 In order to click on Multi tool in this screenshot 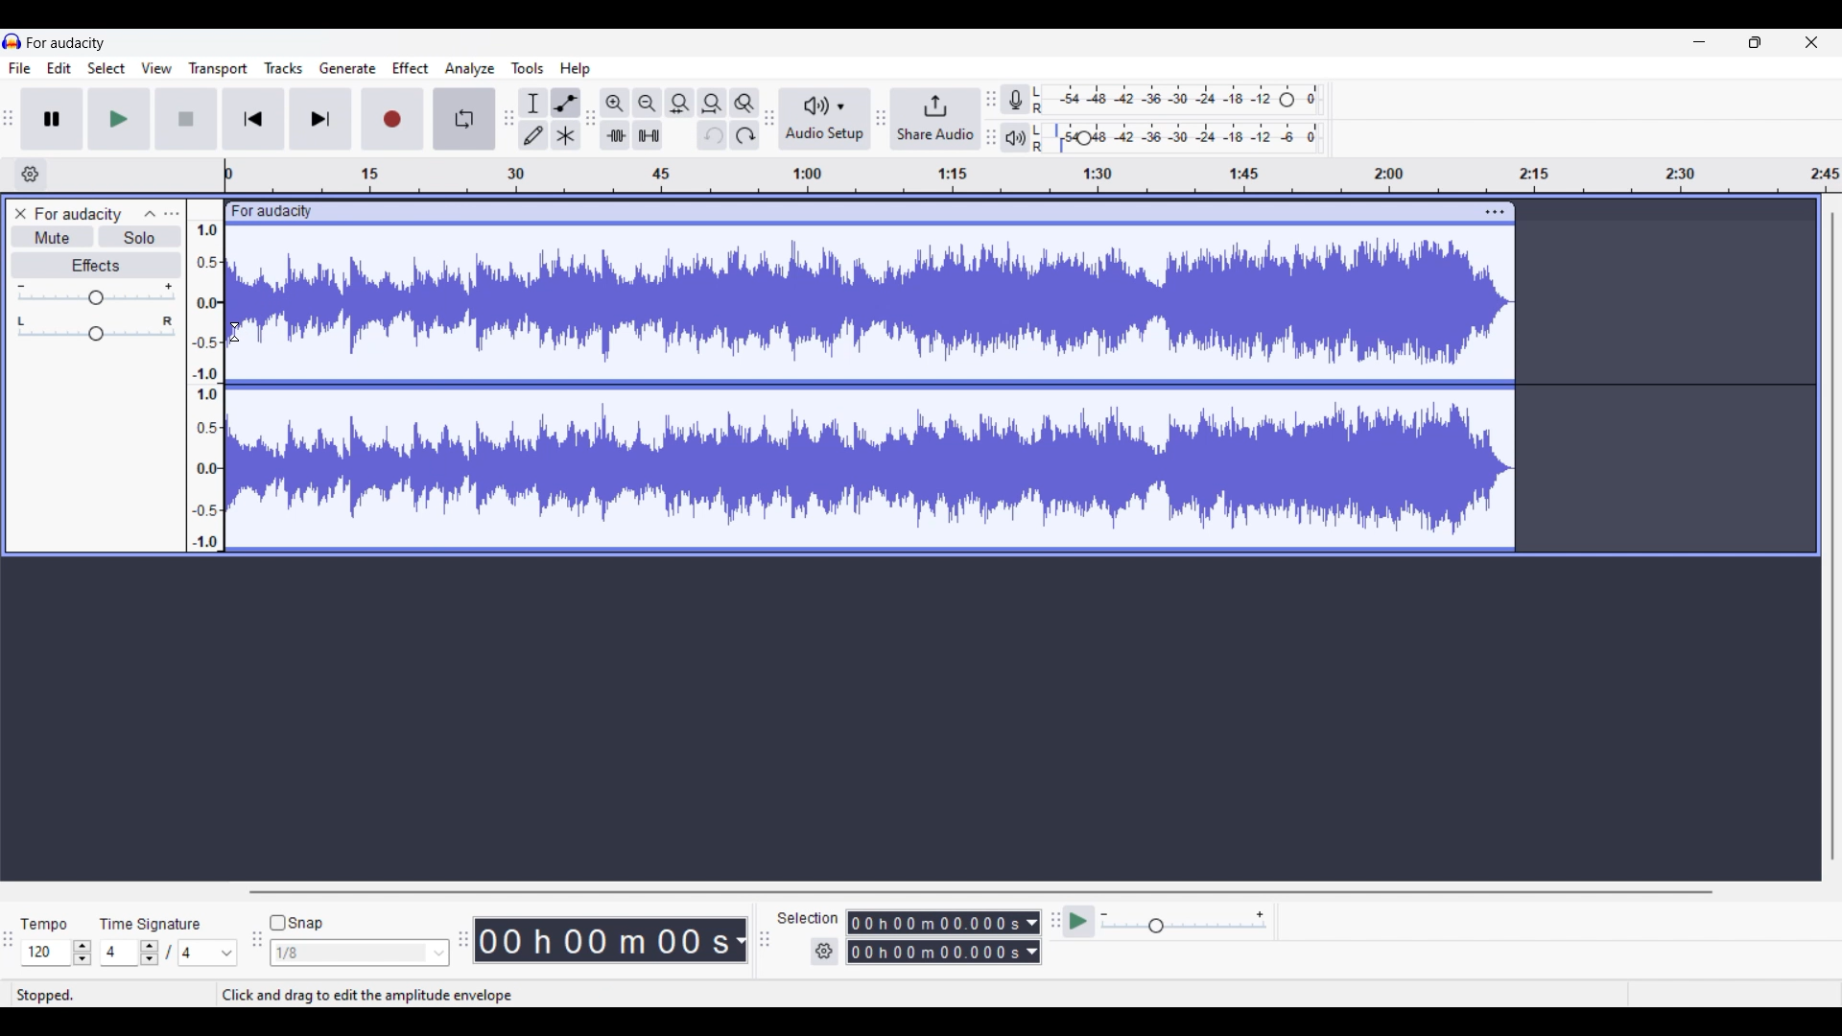, I will do `click(566, 135)`.